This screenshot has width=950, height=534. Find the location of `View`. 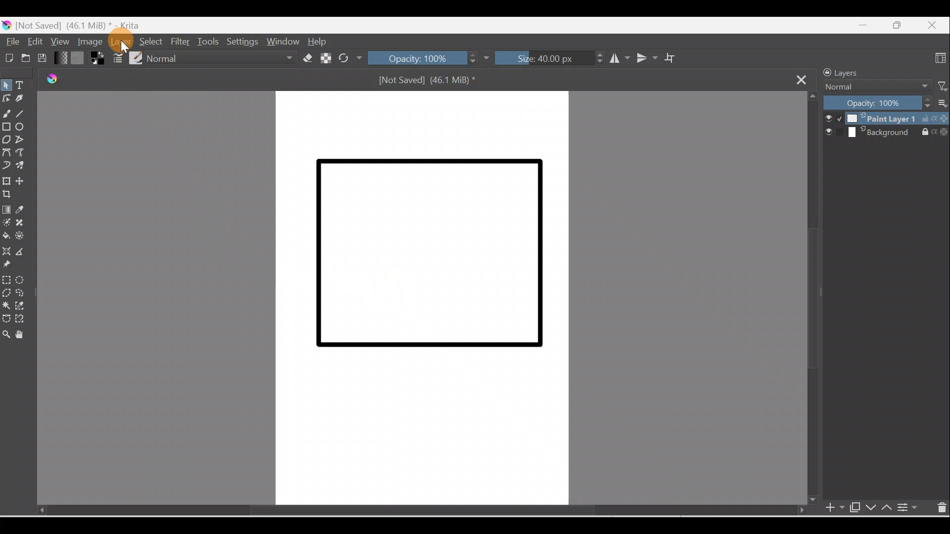

View is located at coordinates (59, 41).